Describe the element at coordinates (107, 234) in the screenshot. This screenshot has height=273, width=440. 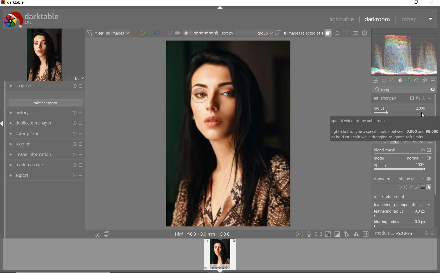
I see `display a second darkroom image window` at that location.